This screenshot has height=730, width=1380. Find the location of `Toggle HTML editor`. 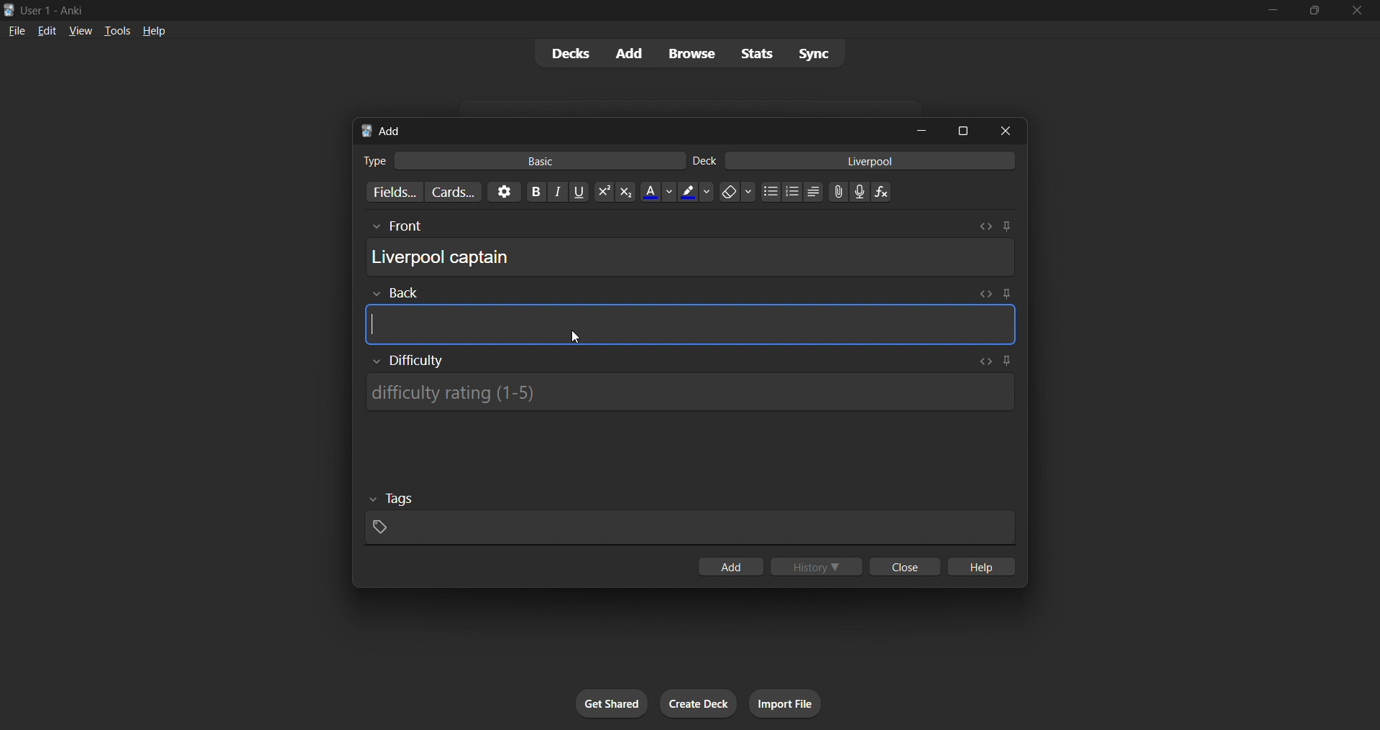

Toggle HTML editor is located at coordinates (983, 294).